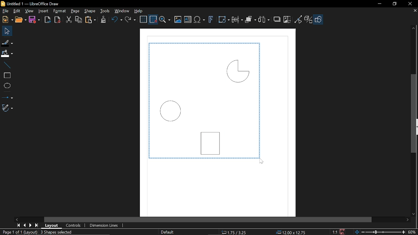 The height and width of the screenshot is (235, 418). I want to click on Shadow, so click(277, 20).